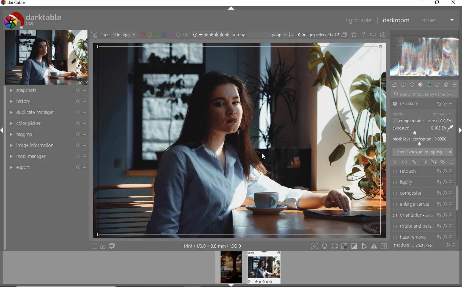 The height and width of the screenshot is (287, 462). What do you see at coordinates (213, 246) in the screenshot?
I see `OTHER INTERFACE DETAILS` at bounding box center [213, 246].